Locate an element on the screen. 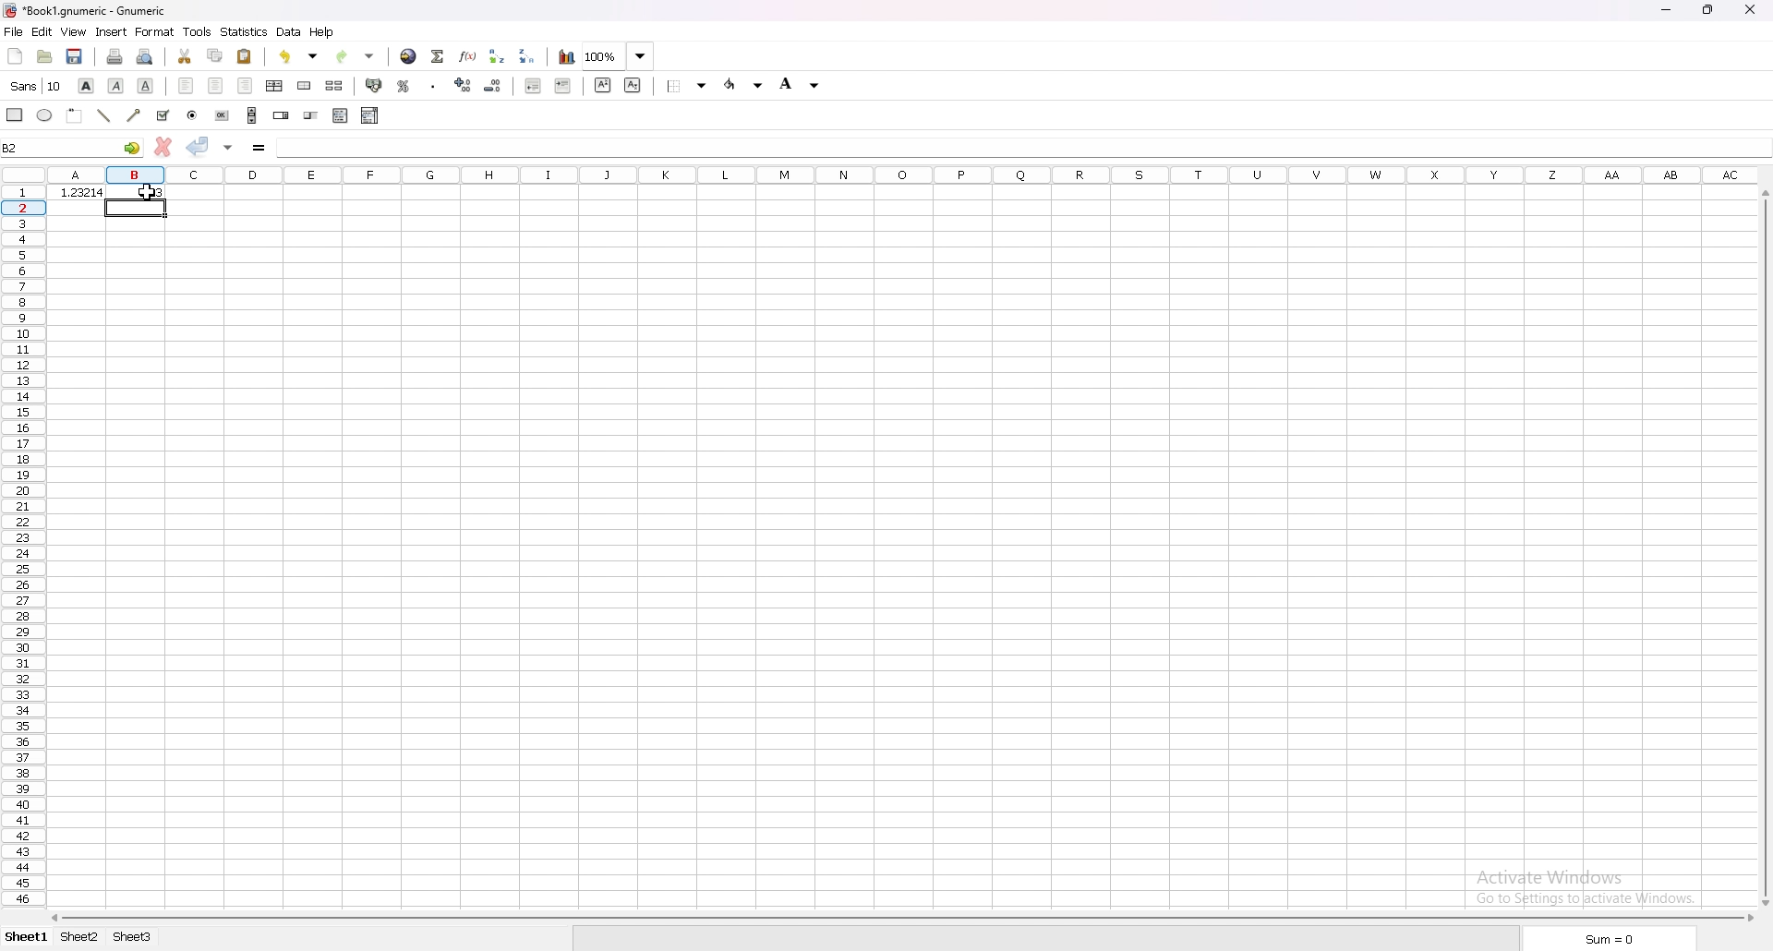 This screenshot has height=951, width=1773. line is located at coordinates (103, 114).